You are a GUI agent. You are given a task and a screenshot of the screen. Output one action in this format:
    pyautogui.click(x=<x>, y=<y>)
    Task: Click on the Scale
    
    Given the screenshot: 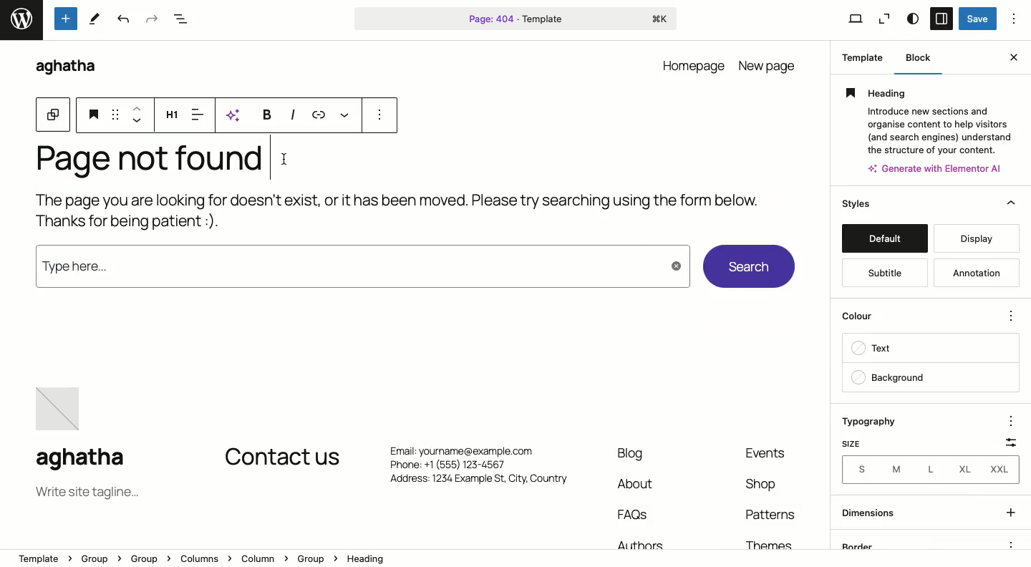 What is the action you would take?
    pyautogui.click(x=1007, y=445)
    